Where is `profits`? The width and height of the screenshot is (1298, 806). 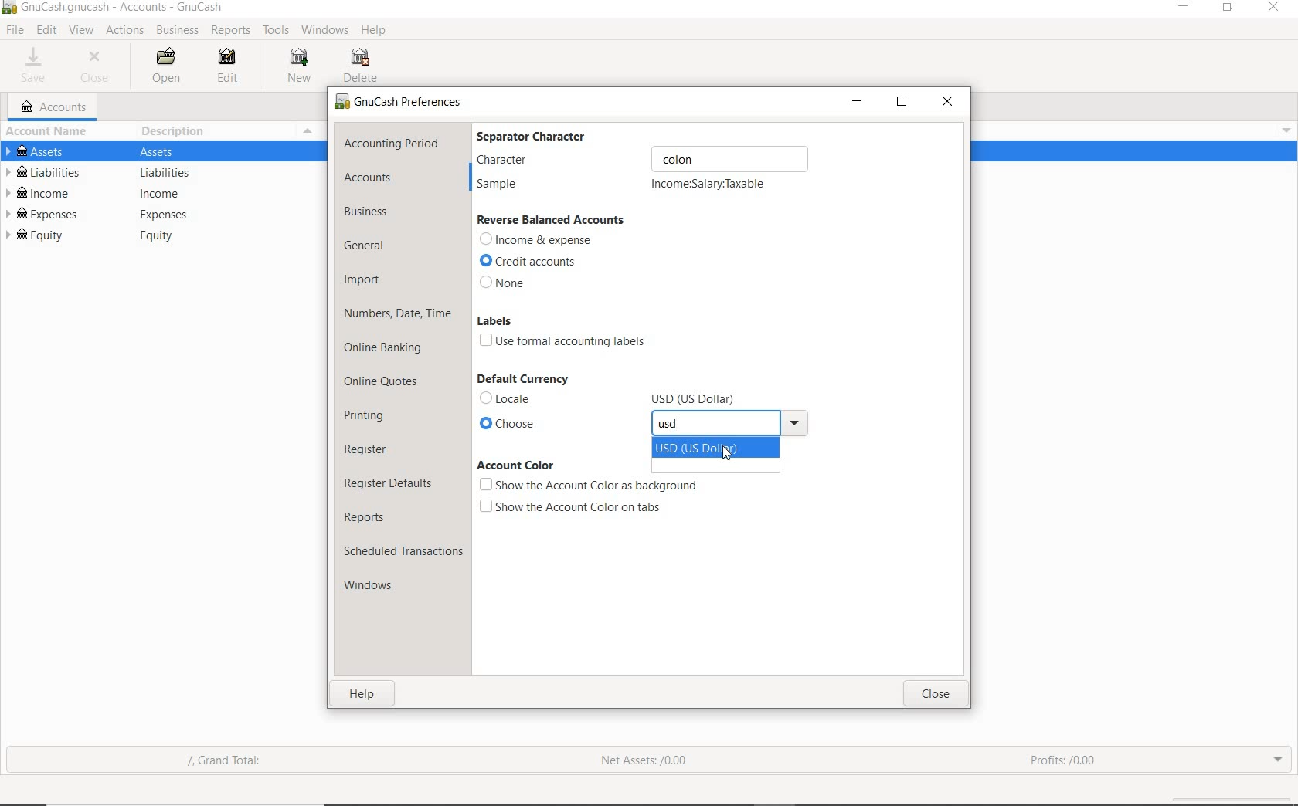
profits is located at coordinates (1065, 756).